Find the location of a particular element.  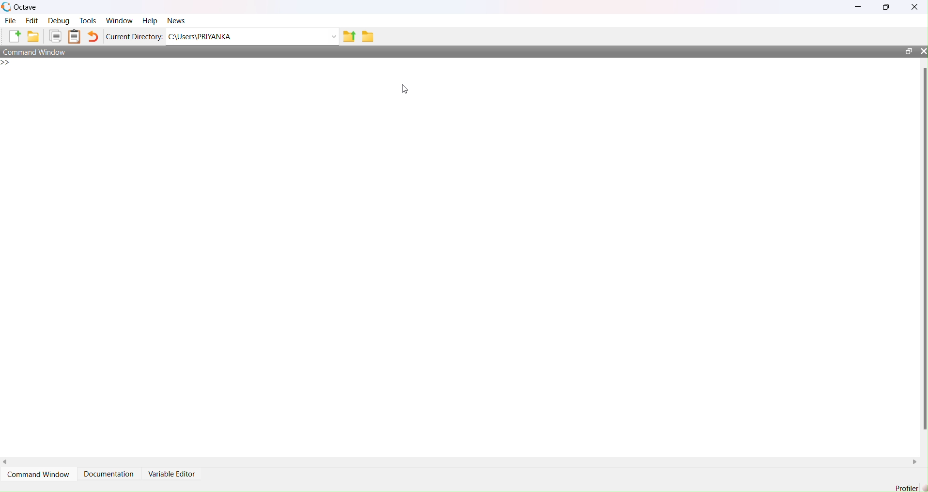

cursor is located at coordinates (404, 91).